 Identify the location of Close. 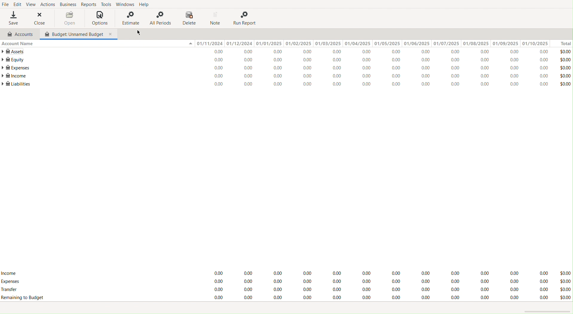
(36, 19).